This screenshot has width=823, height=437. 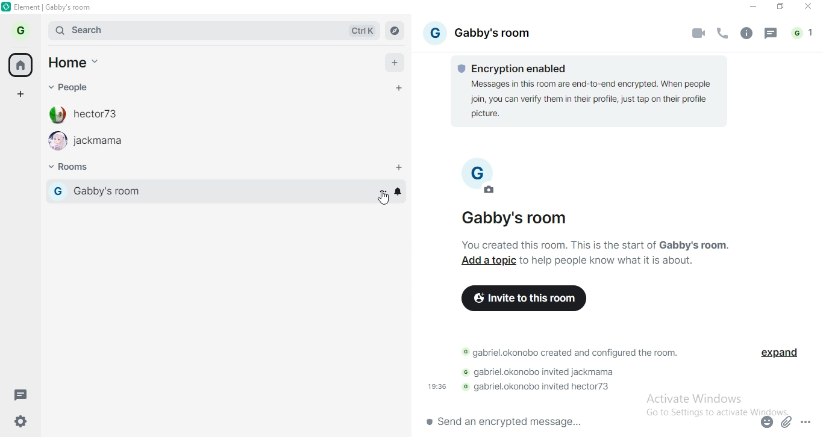 I want to click on , so click(x=2624, y=93).